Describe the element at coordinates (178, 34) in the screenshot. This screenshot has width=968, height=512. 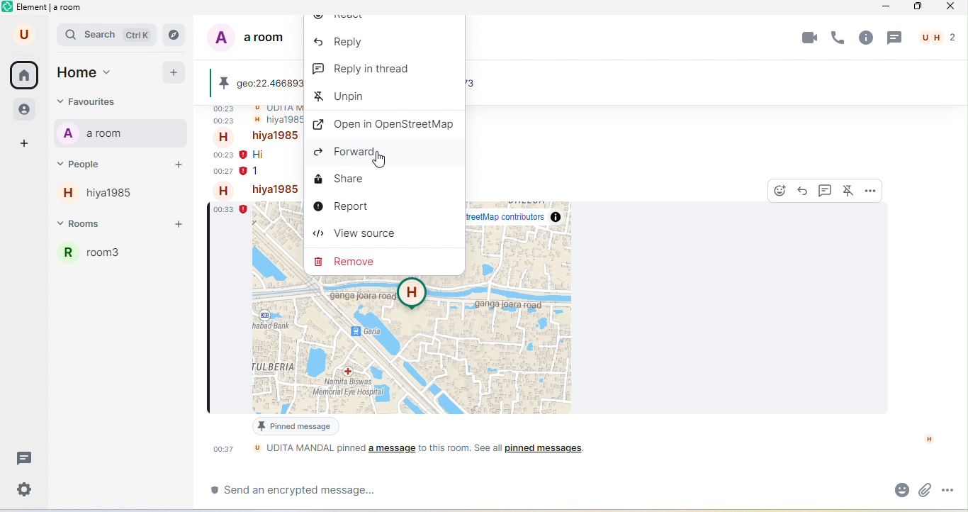
I see `navigator` at that location.